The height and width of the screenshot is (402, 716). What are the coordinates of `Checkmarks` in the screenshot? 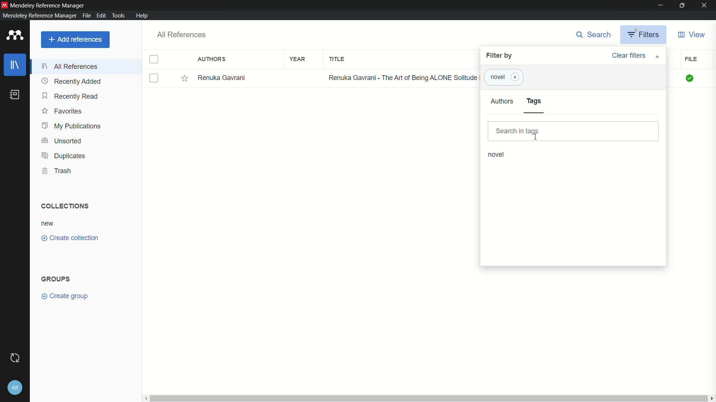 It's located at (690, 78).